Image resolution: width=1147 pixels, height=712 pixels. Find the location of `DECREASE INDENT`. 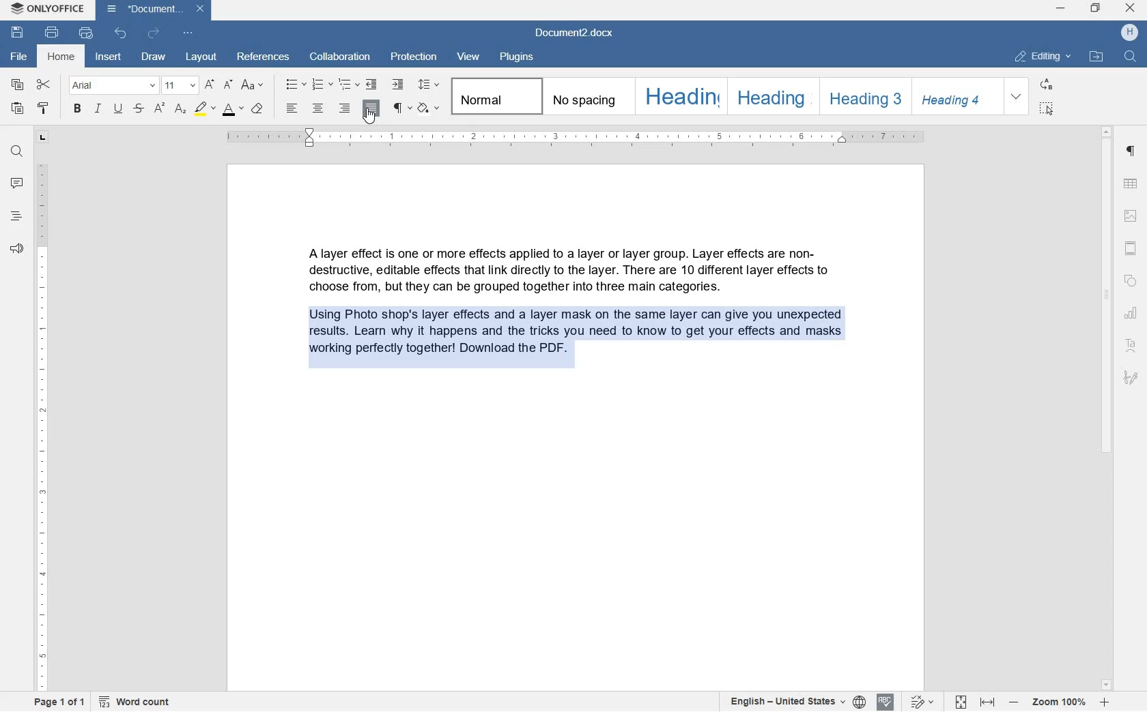

DECREASE INDENT is located at coordinates (372, 85).